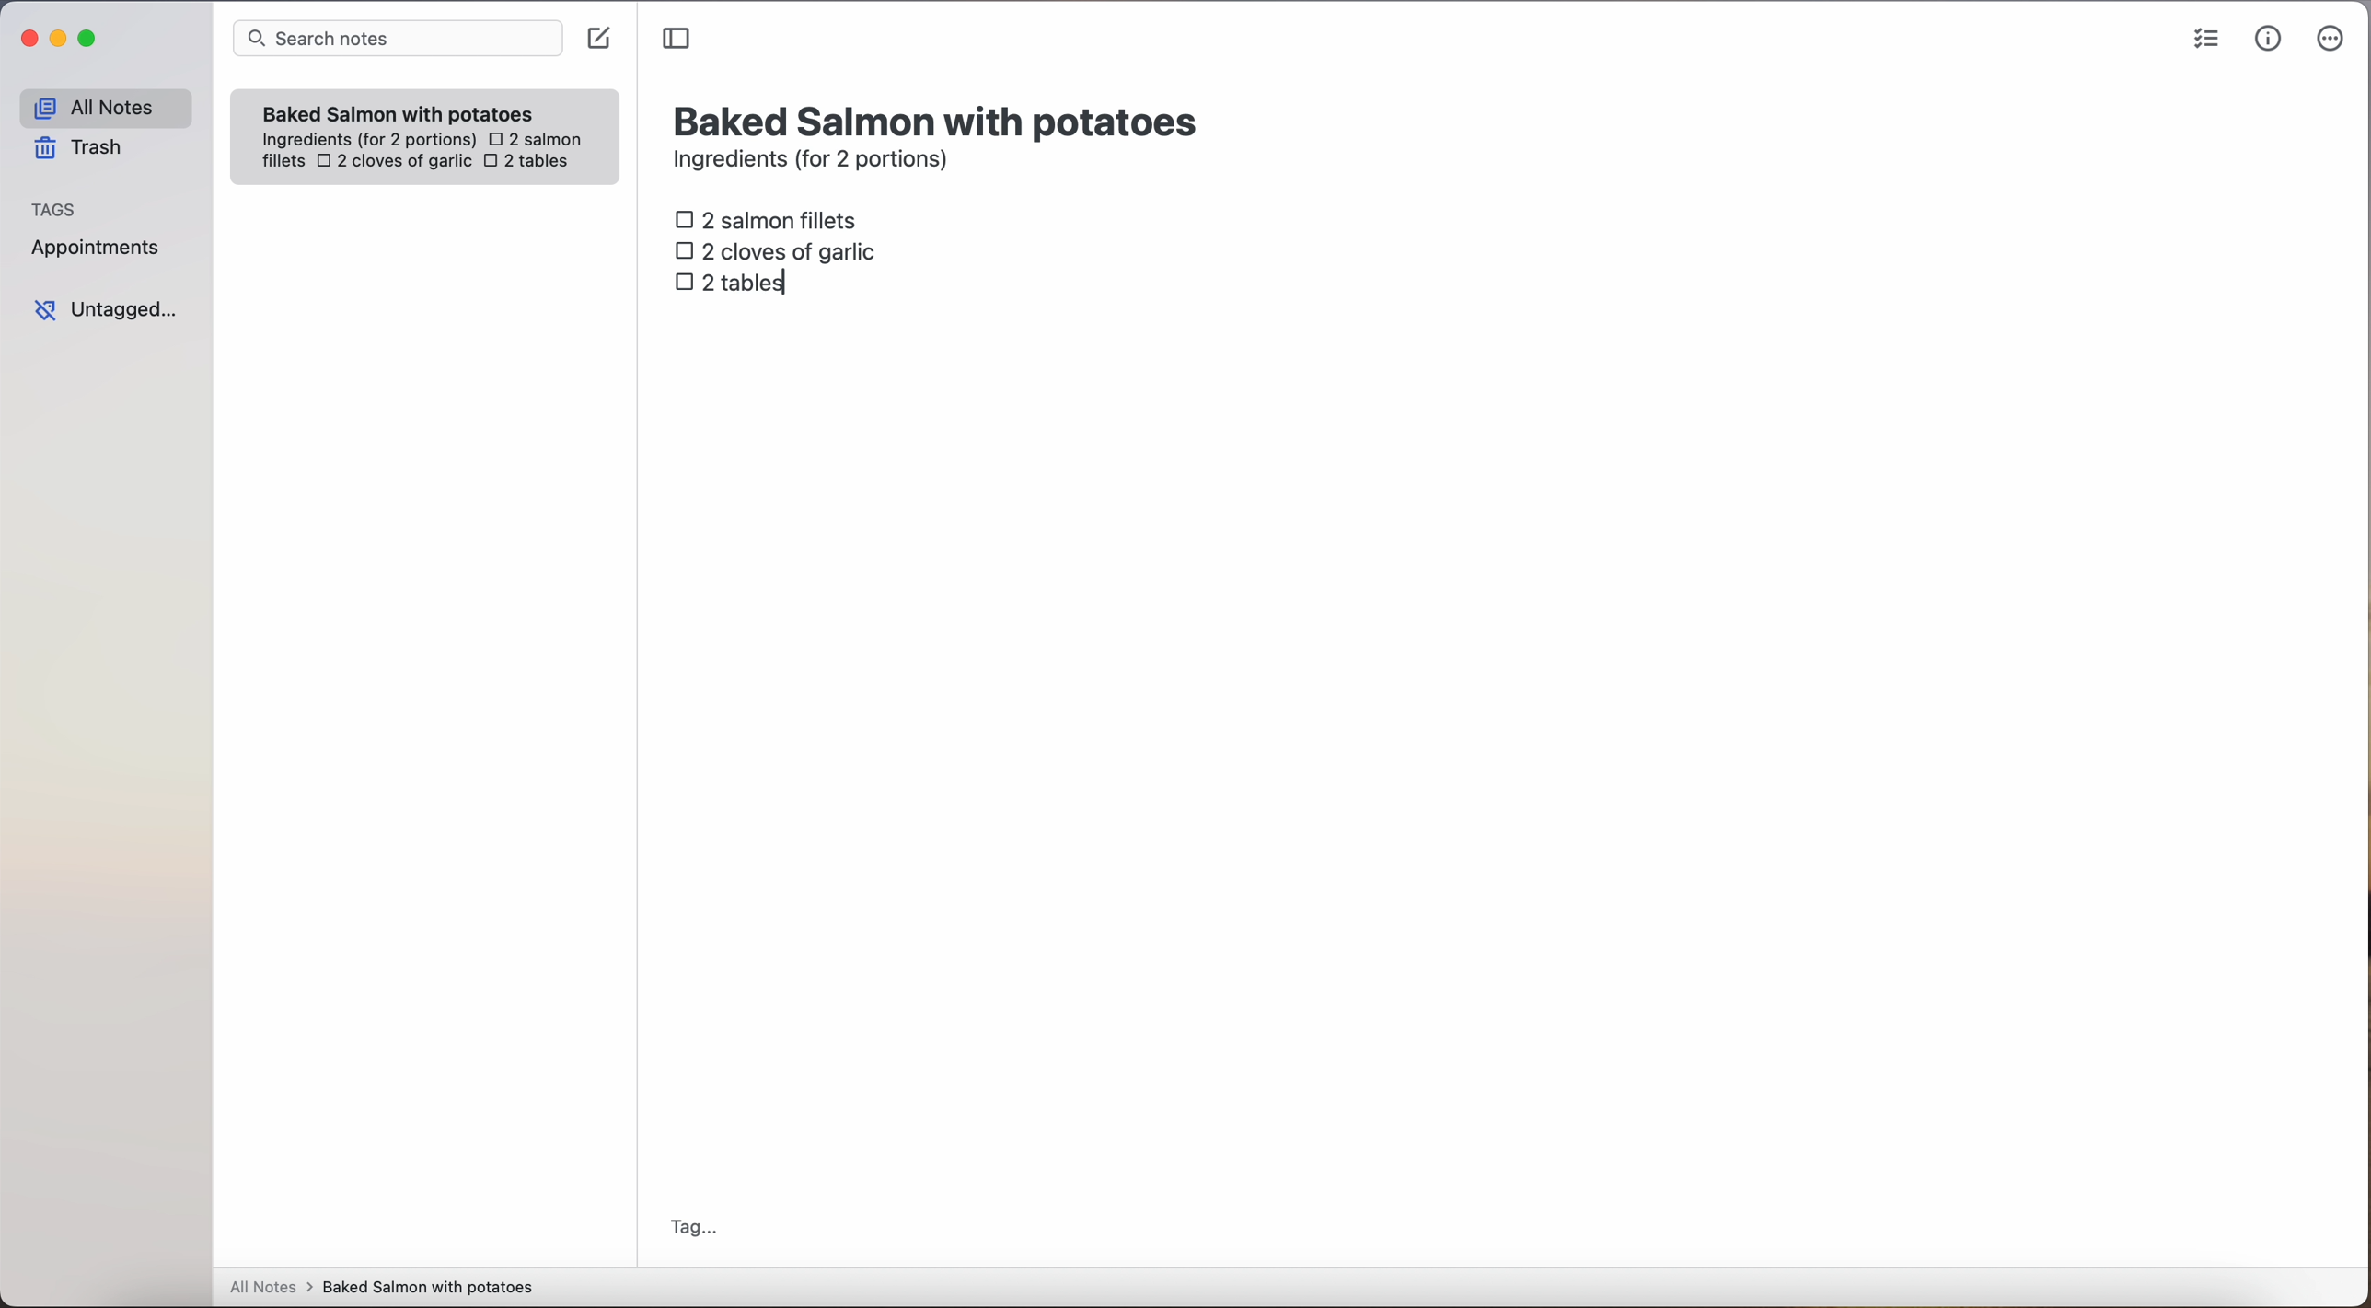 Image resolution: width=2371 pixels, height=1308 pixels. Describe the element at coordinates (940, 119) in the screenshot. I see `title` at that location.